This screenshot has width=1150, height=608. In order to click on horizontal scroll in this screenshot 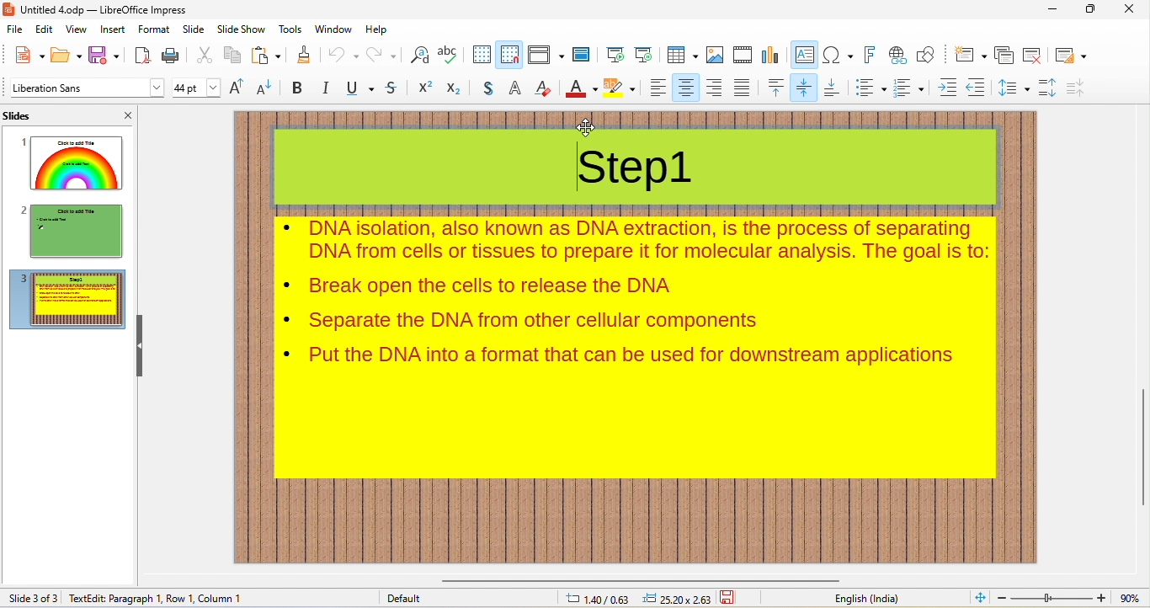, I will do `click(658, 581)`.